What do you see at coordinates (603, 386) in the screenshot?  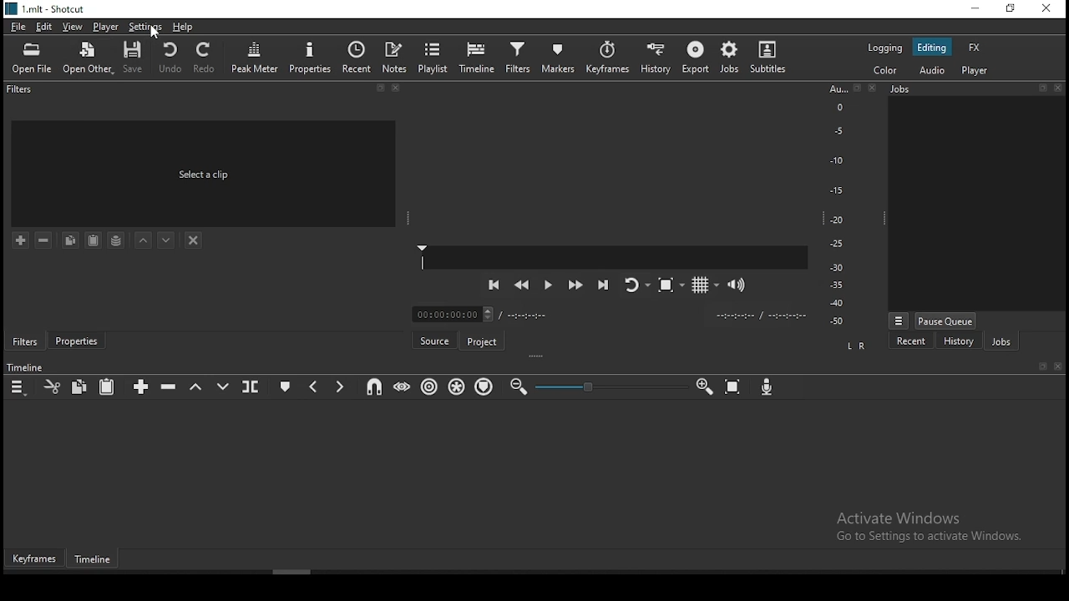 I see `zoom in or zoom out bar` at bounding box center [603, 386].